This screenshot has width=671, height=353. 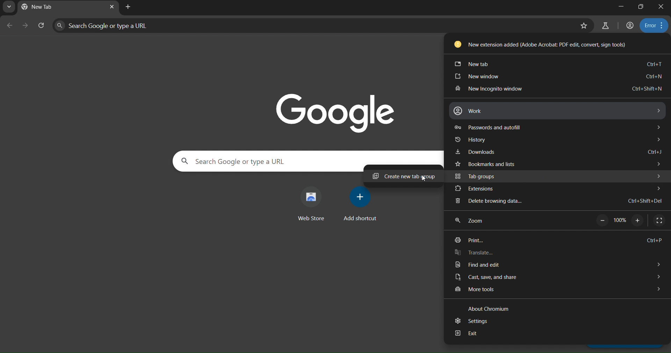 What do you see at coordinates (661, 7) in the screenshot?
I see `close` at bounding box center [661, 7].